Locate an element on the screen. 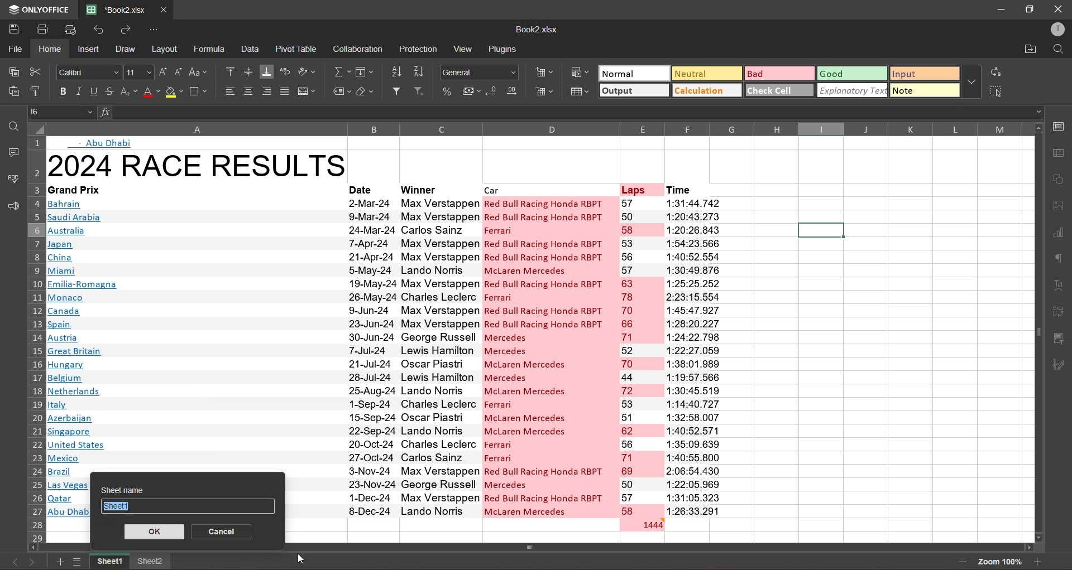  file is located at coordinates (14, 48).